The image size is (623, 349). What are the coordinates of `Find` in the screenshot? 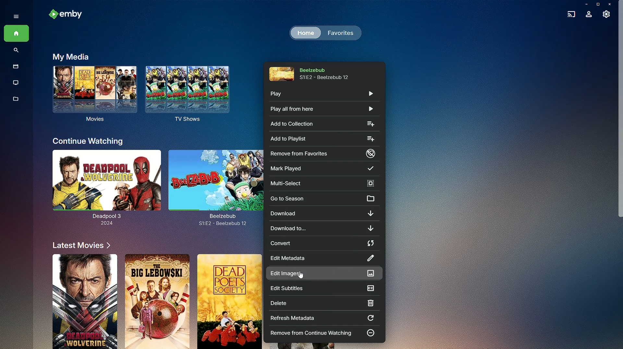 It's located at (16, 51).